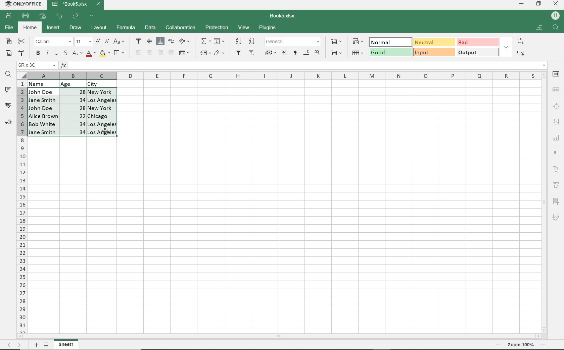 Image resolution: width=564 pixels, height=350 pixels. I want to click on QUICK PRINT, so click(42, 16).